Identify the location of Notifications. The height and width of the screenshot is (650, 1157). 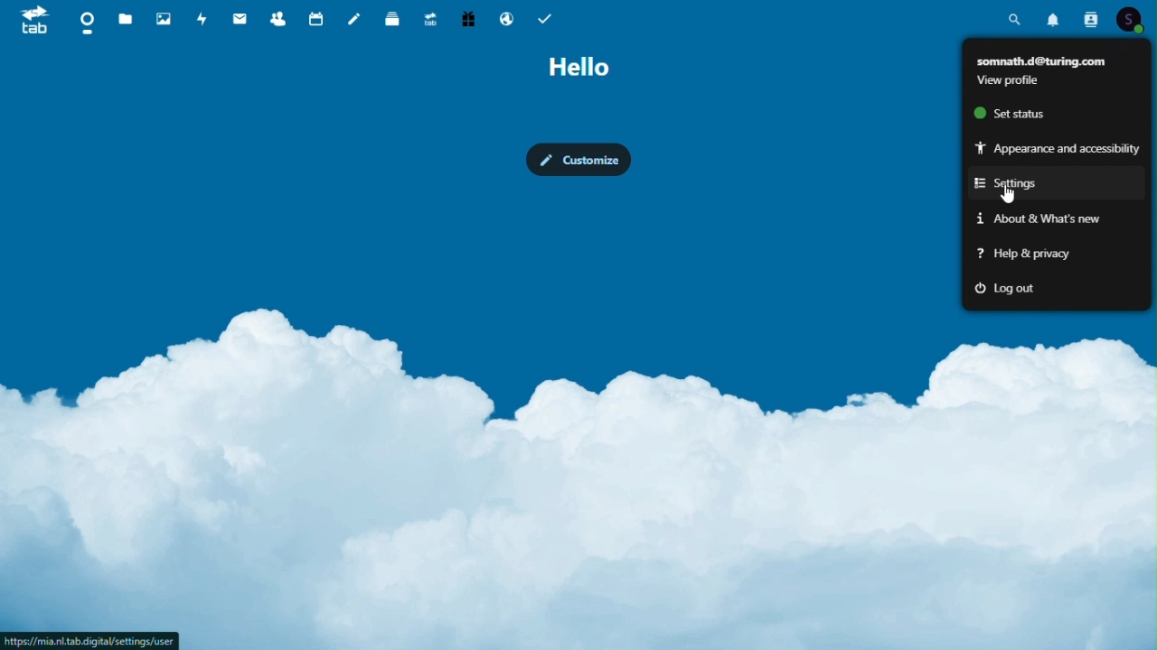
(1055, 15).